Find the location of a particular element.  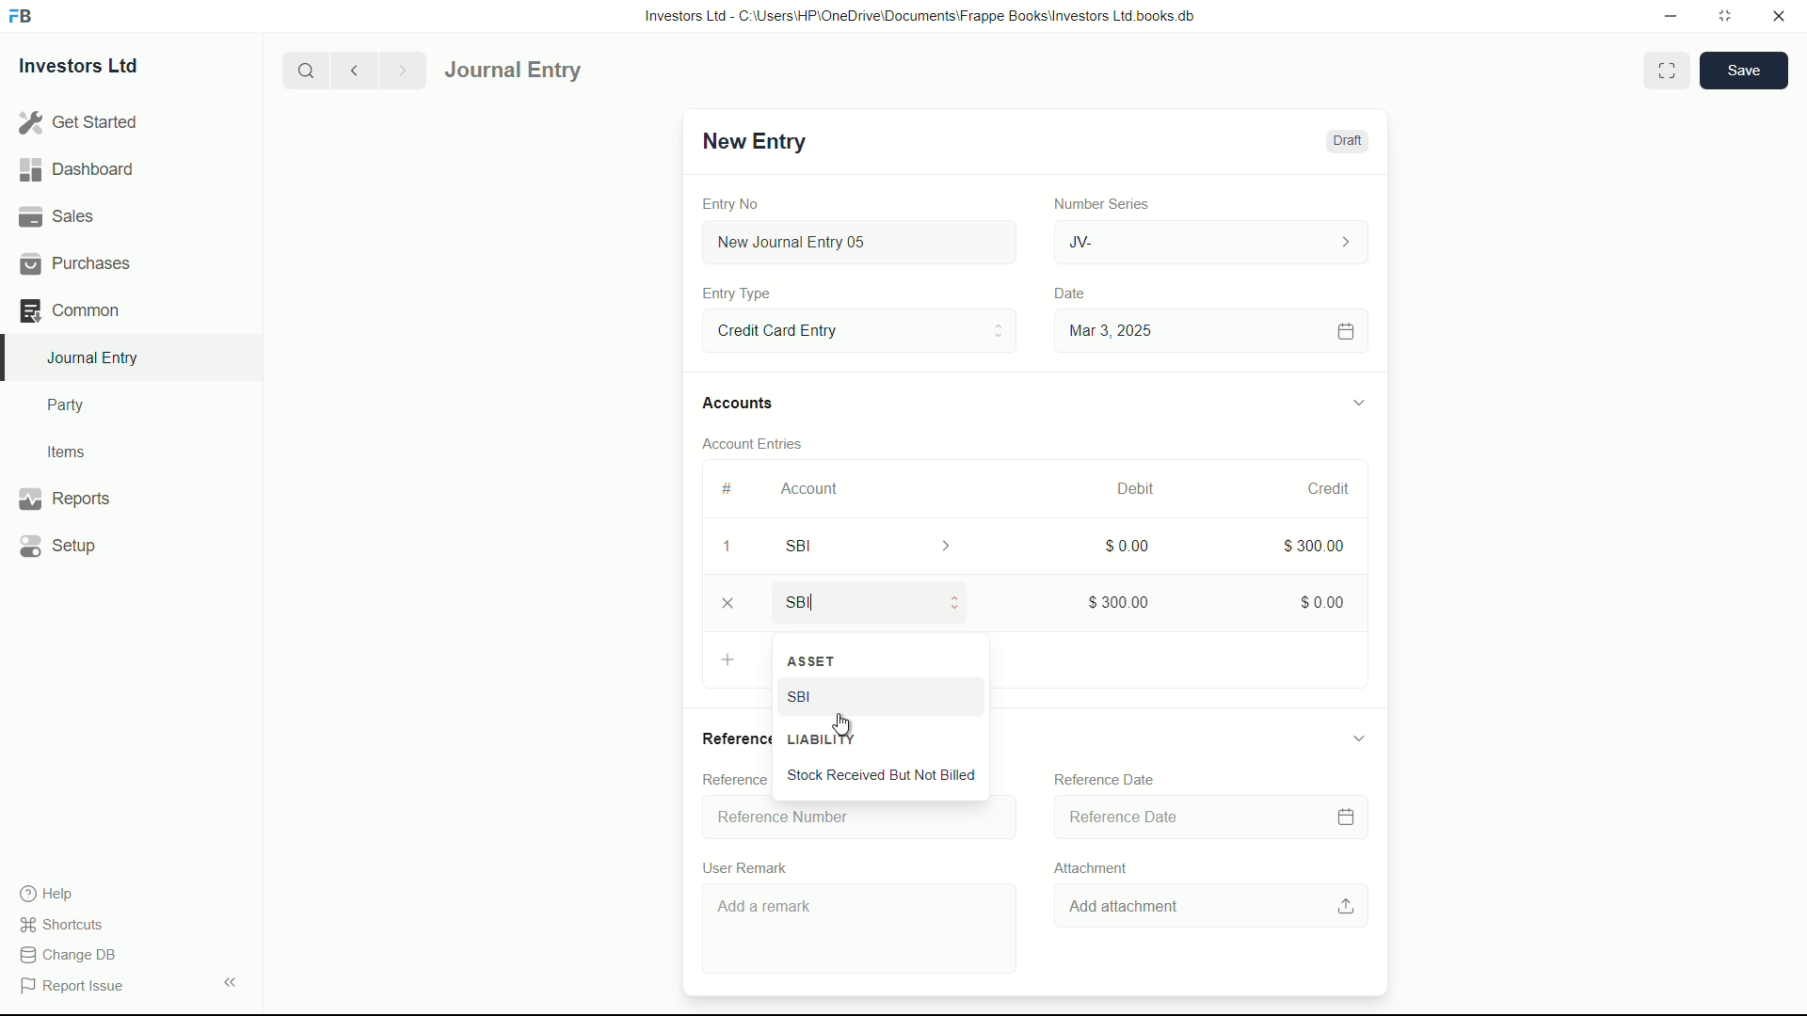

Next is located at coordinates (399, 70).